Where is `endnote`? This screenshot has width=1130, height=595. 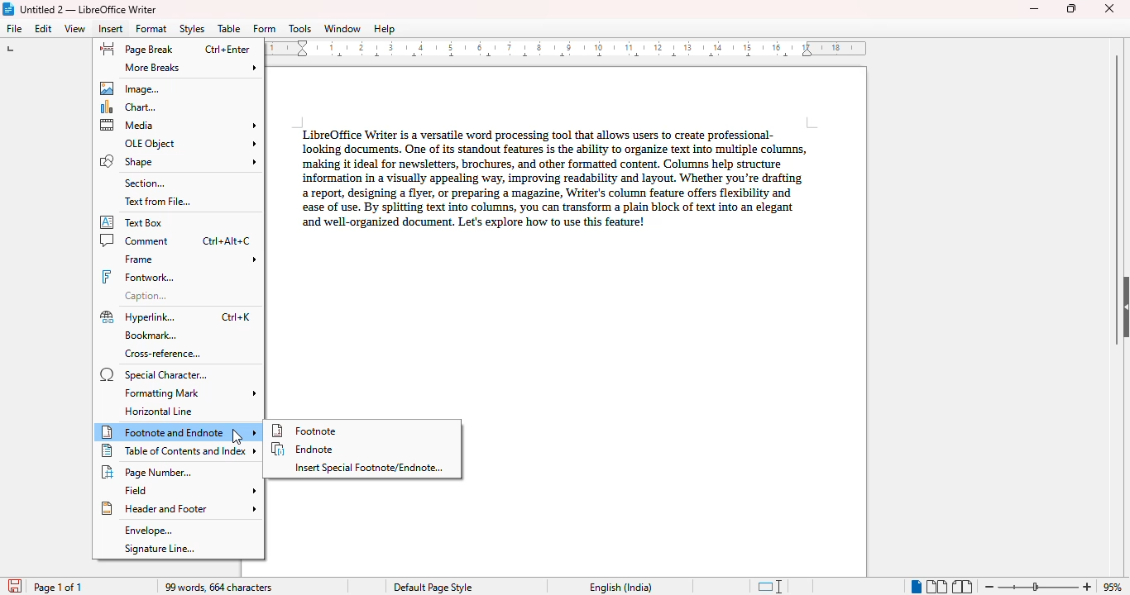 endnote is located at coordinates (304, 449).